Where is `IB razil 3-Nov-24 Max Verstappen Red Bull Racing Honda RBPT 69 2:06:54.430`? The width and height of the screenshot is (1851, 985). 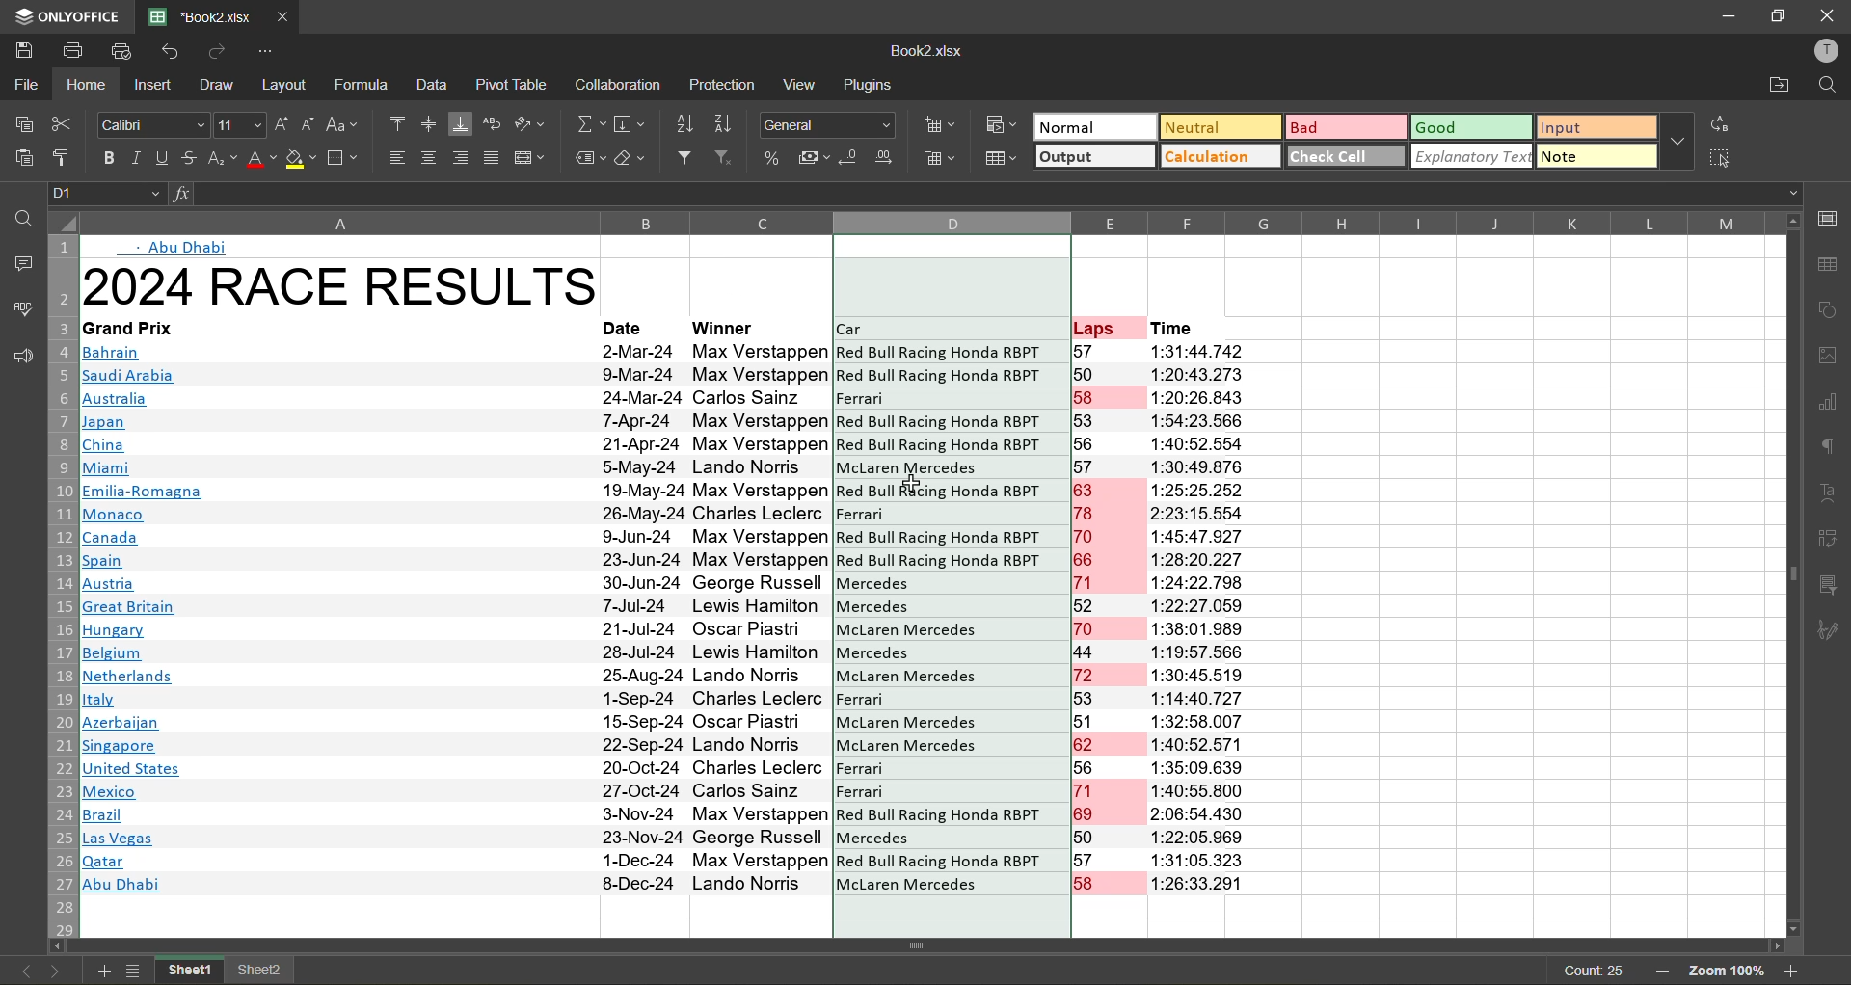 IB razil 3-Nov-24 Max Verstappen Red Bull Racing Honda RBPT 69 2:06:54.430 is located at coordinates (664, 816).